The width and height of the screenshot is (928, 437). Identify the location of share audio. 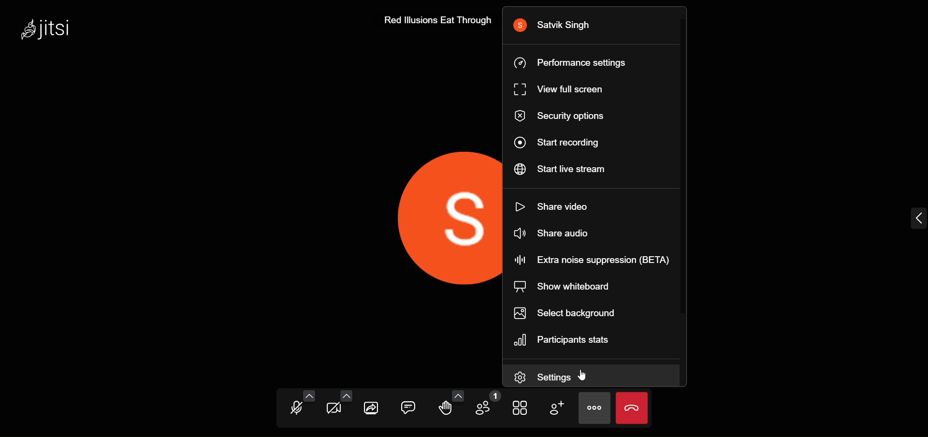
(551, 234).